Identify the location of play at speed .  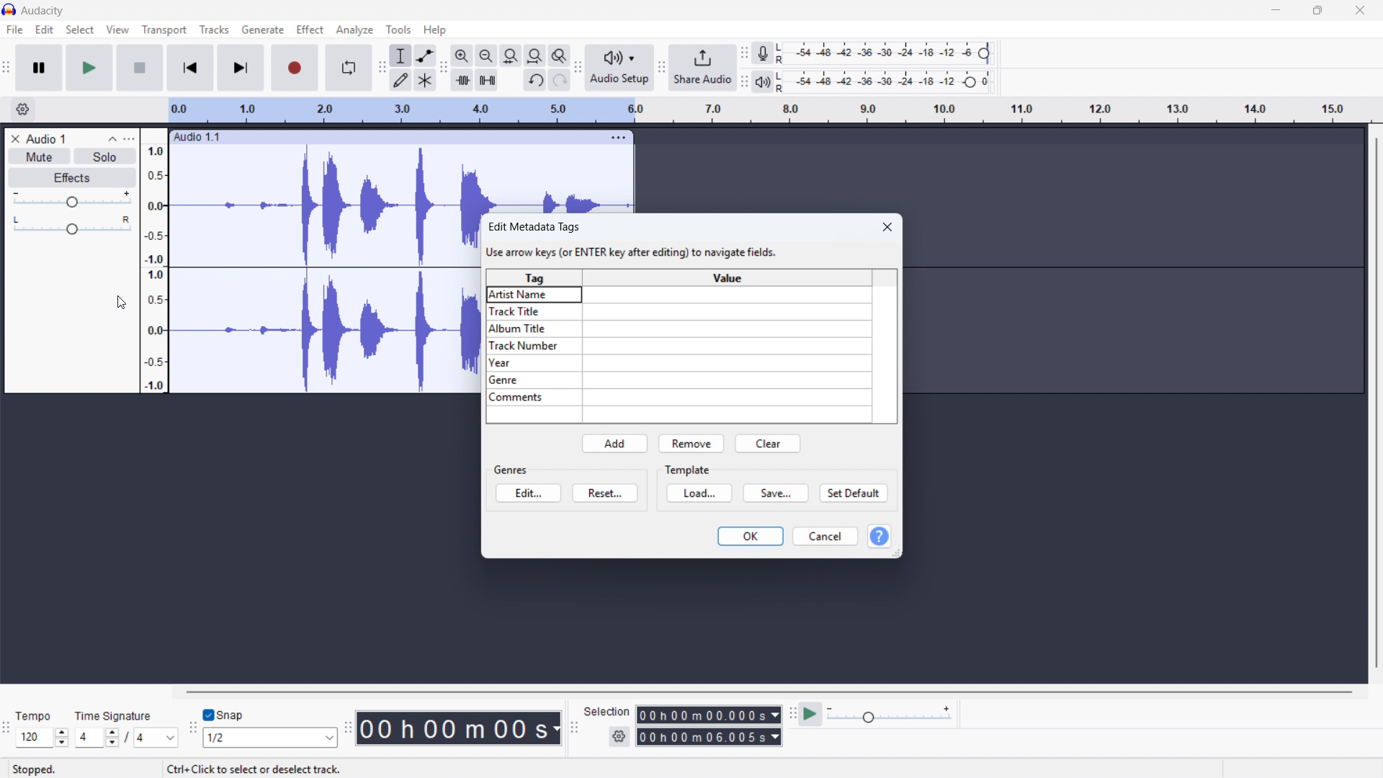
(810, 715).